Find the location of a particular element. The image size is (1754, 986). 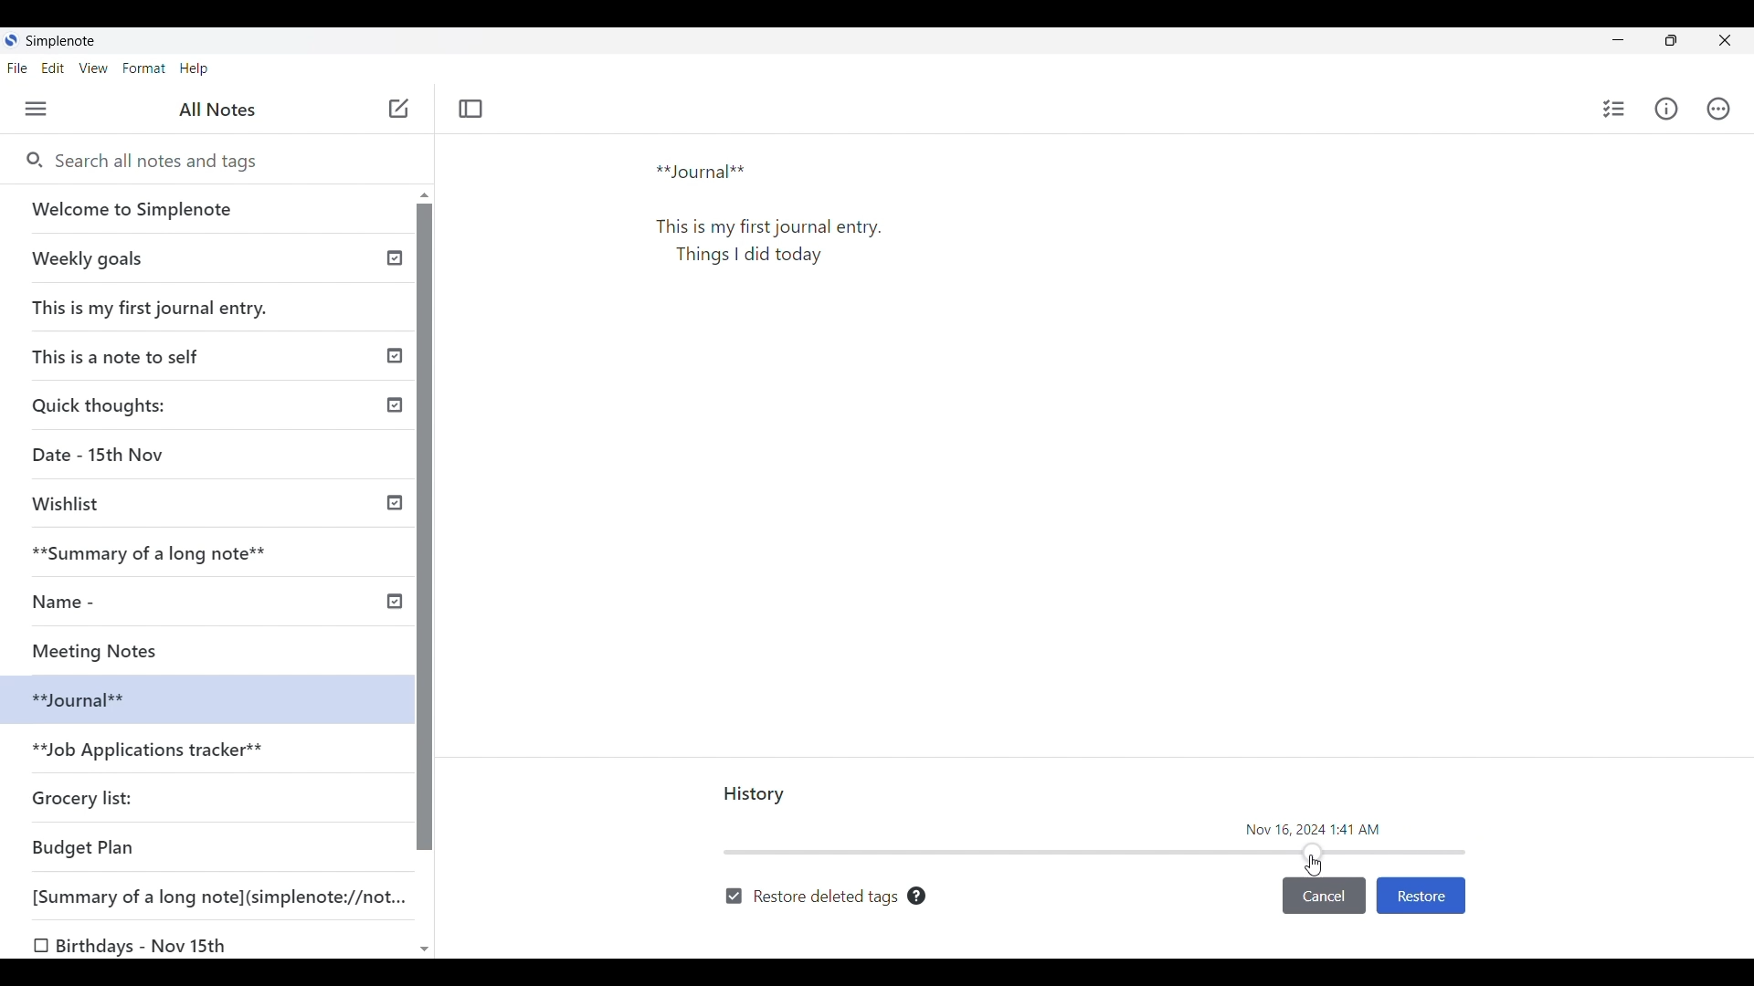

Info is located at coordinates (1665, 108).